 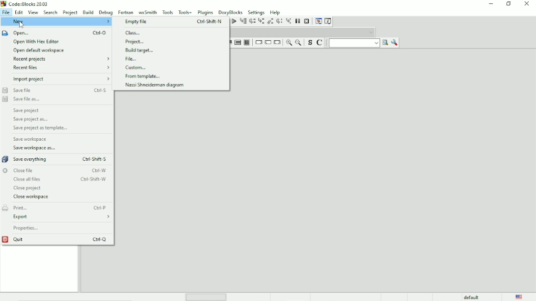 What do you see at coordinates (36, 42) in the screenshot?
I see `Open with hex editor` at bounding box center [36, 42].